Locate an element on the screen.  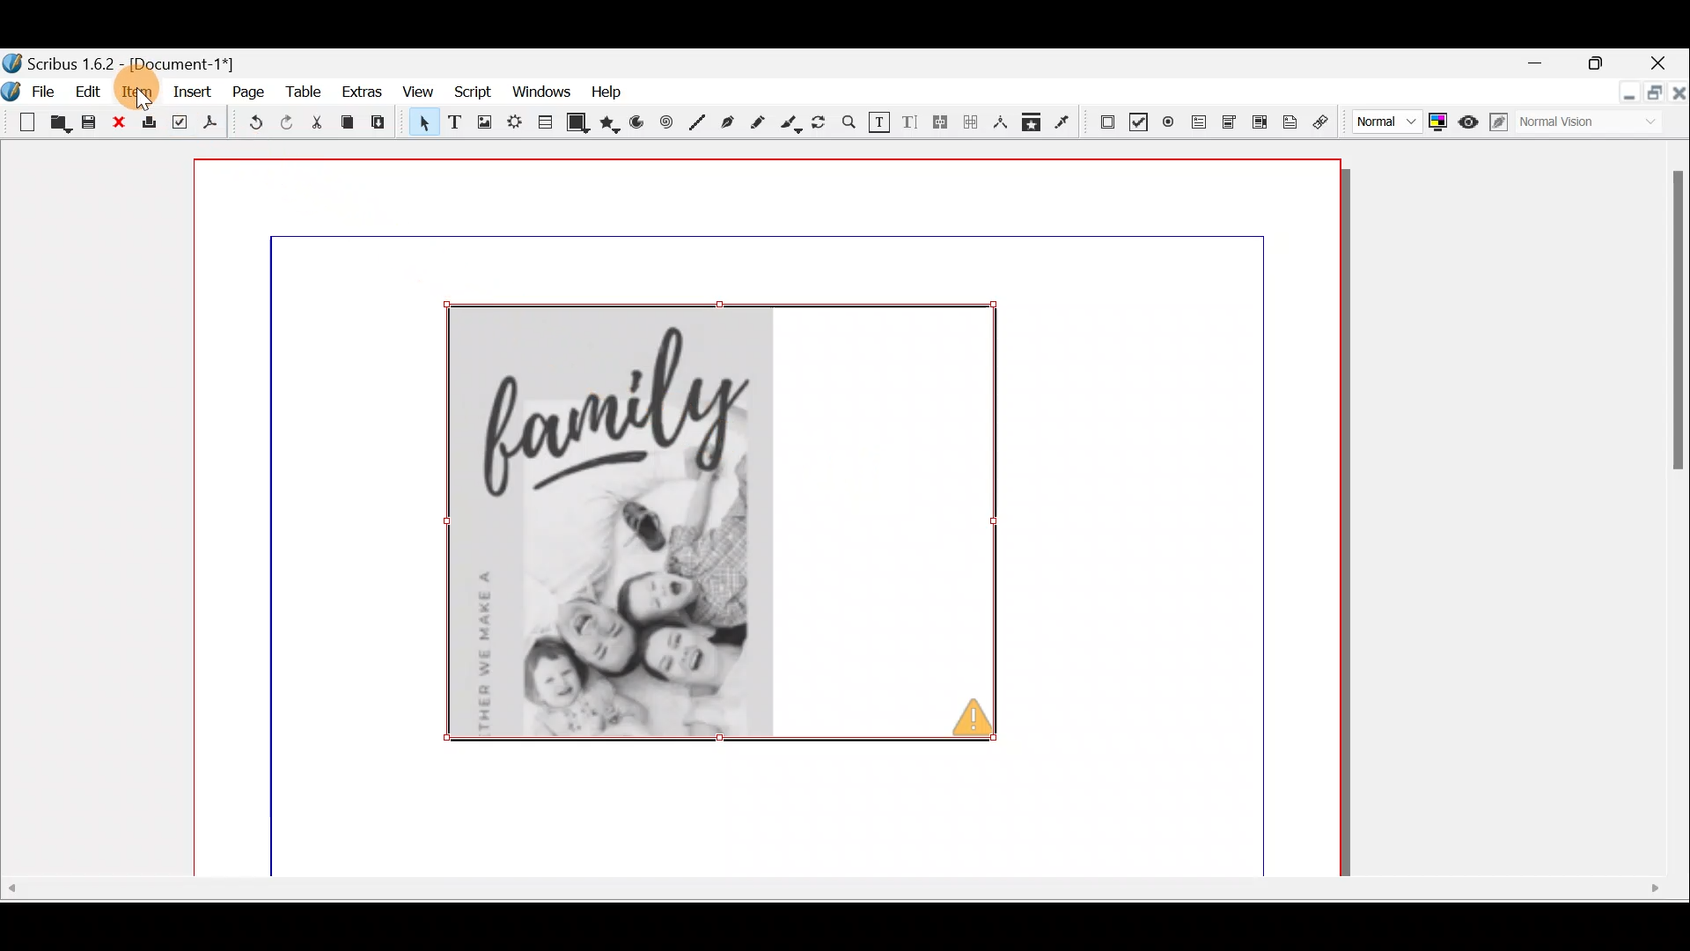
New is located at coordinates (20, 121).